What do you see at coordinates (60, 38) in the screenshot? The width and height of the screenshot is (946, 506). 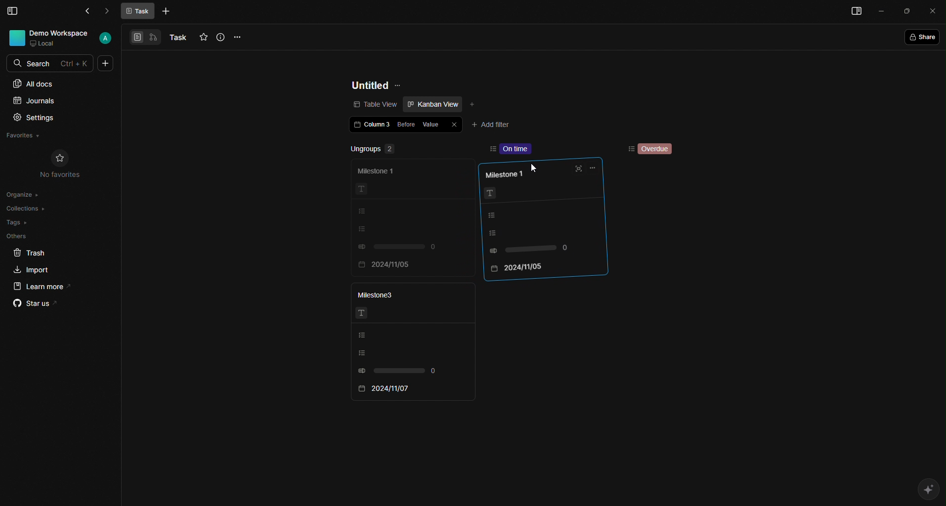 I see `User` at bounding box center [60, 38].